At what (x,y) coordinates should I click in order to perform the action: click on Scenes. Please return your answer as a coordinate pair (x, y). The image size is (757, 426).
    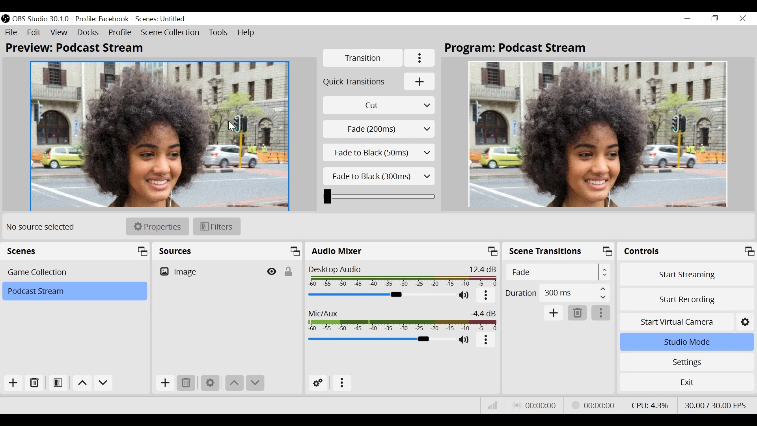
    Looking at the image, I should click on (76, 251).